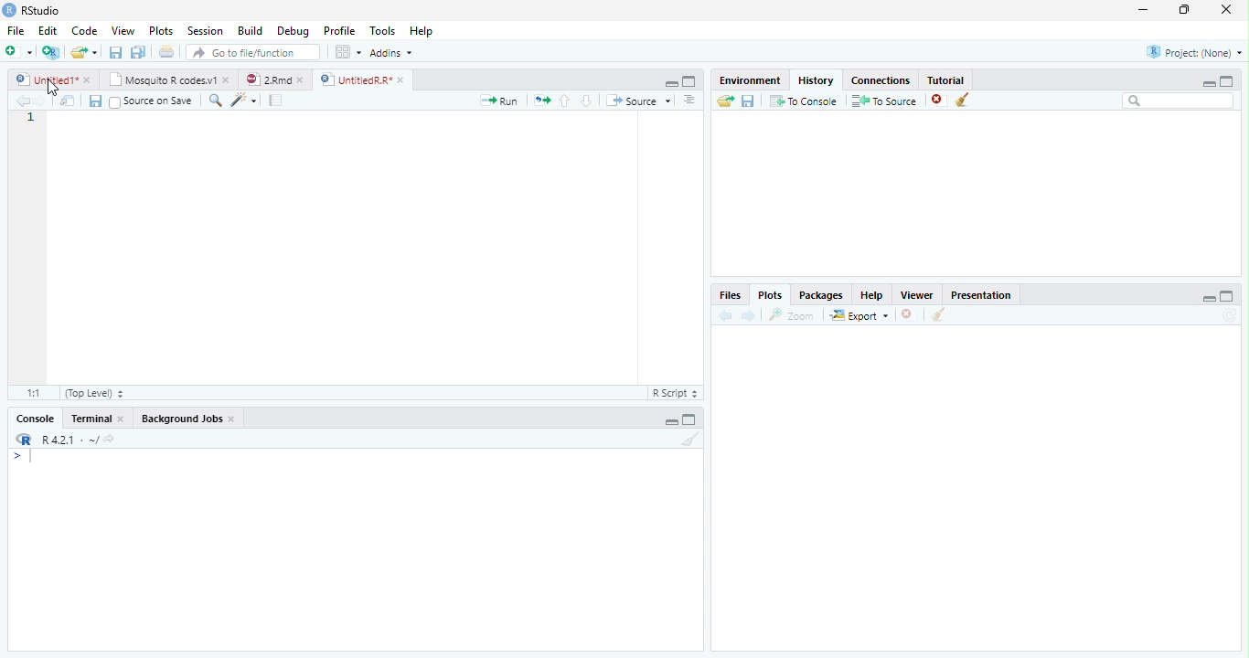 The image size is (1249, 658). What do you see at coordinates (911, 314) in the screenshot?
I see `Remove current plot` at bounding box center [911, 314].